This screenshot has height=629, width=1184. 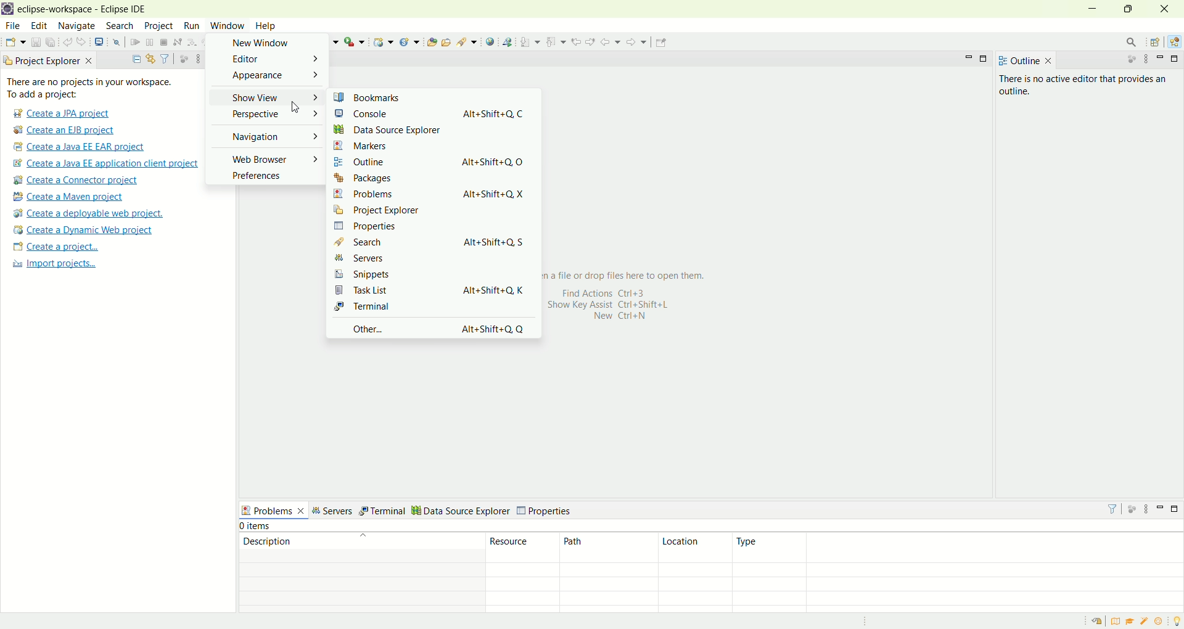 I want to click on bookmarks, so click(x=384, y=97).